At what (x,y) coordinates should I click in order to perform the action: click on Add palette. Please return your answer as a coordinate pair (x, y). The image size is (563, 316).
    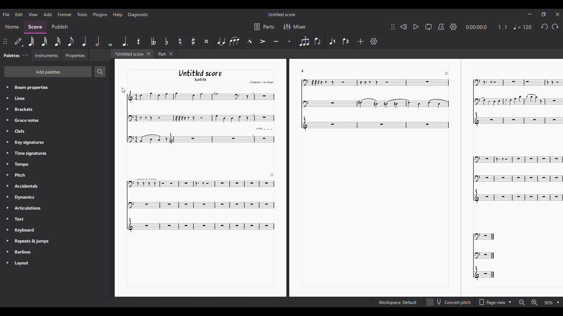
    Looking at the image, I should click on (48, 71).